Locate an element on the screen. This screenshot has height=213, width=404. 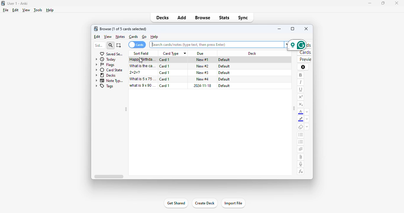
tags is located at coordinates (105, 86).